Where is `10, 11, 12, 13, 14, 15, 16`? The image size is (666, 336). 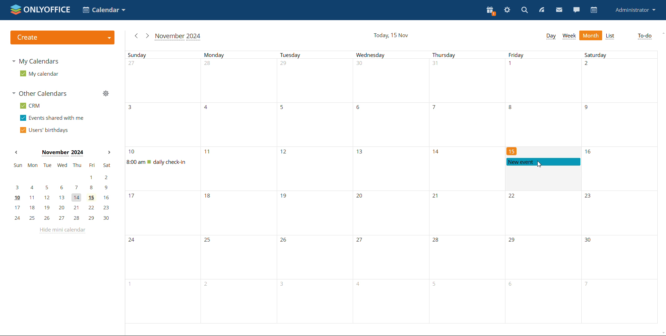 10, 11, 12, 13, 14, 15, 16 is located at coordinates (62, 197).